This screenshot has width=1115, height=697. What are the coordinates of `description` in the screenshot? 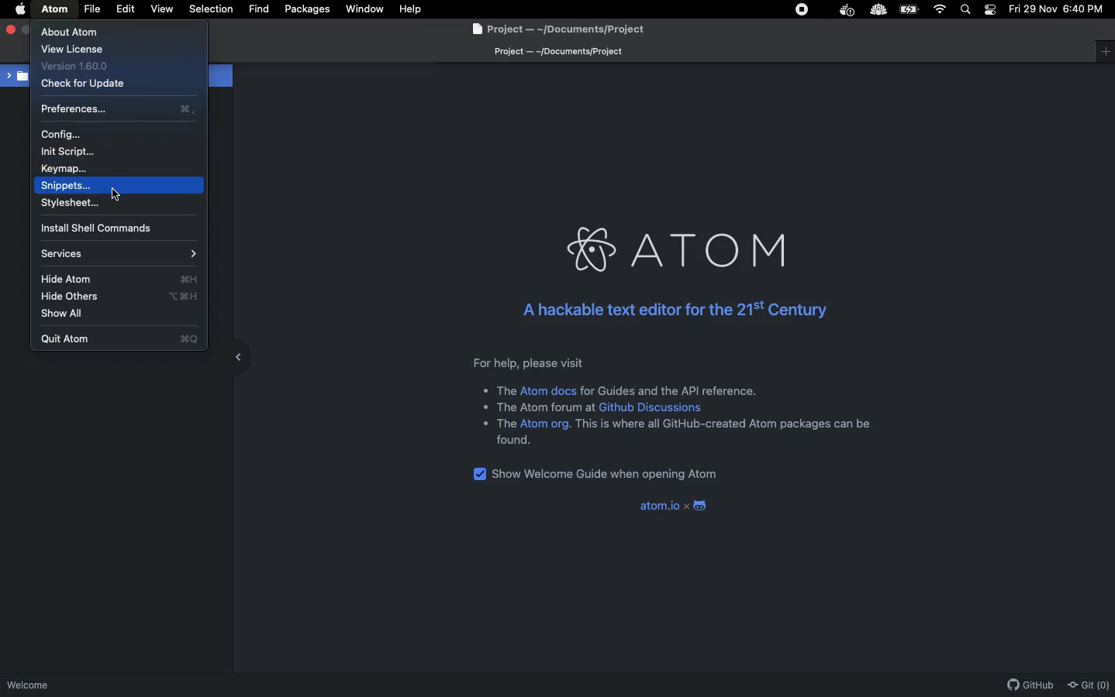 It's located at (506, 390).